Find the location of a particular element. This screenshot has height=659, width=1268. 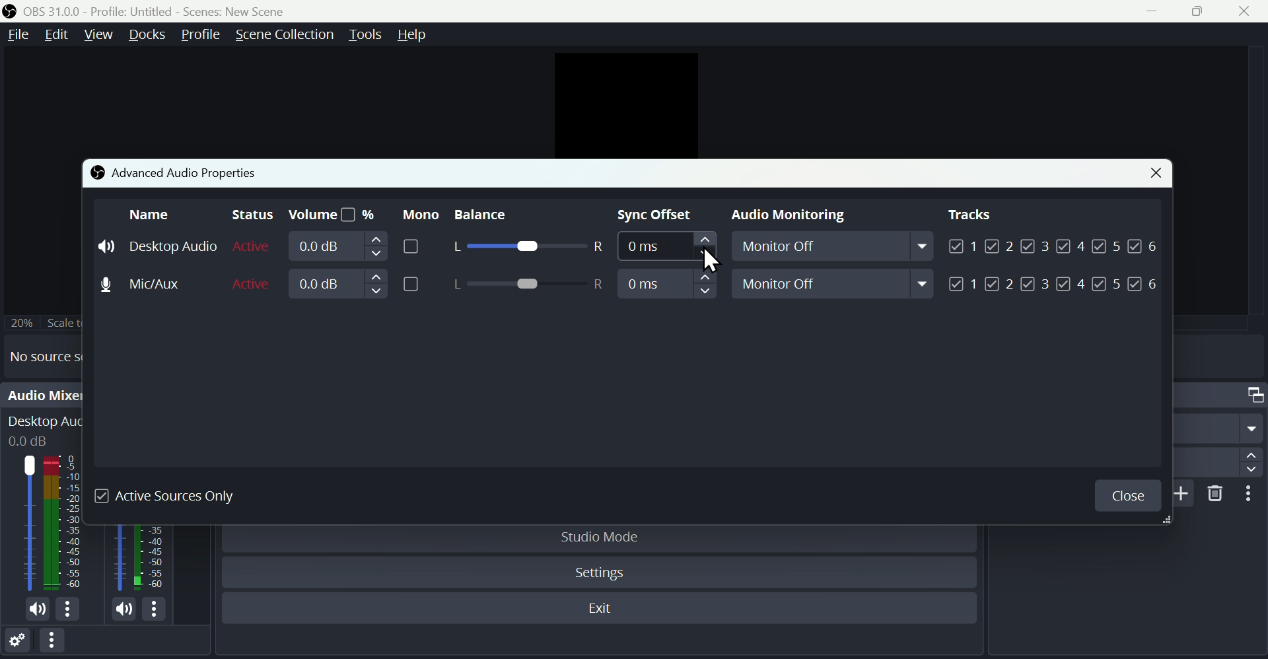

File is located at coordinates (17, 35).